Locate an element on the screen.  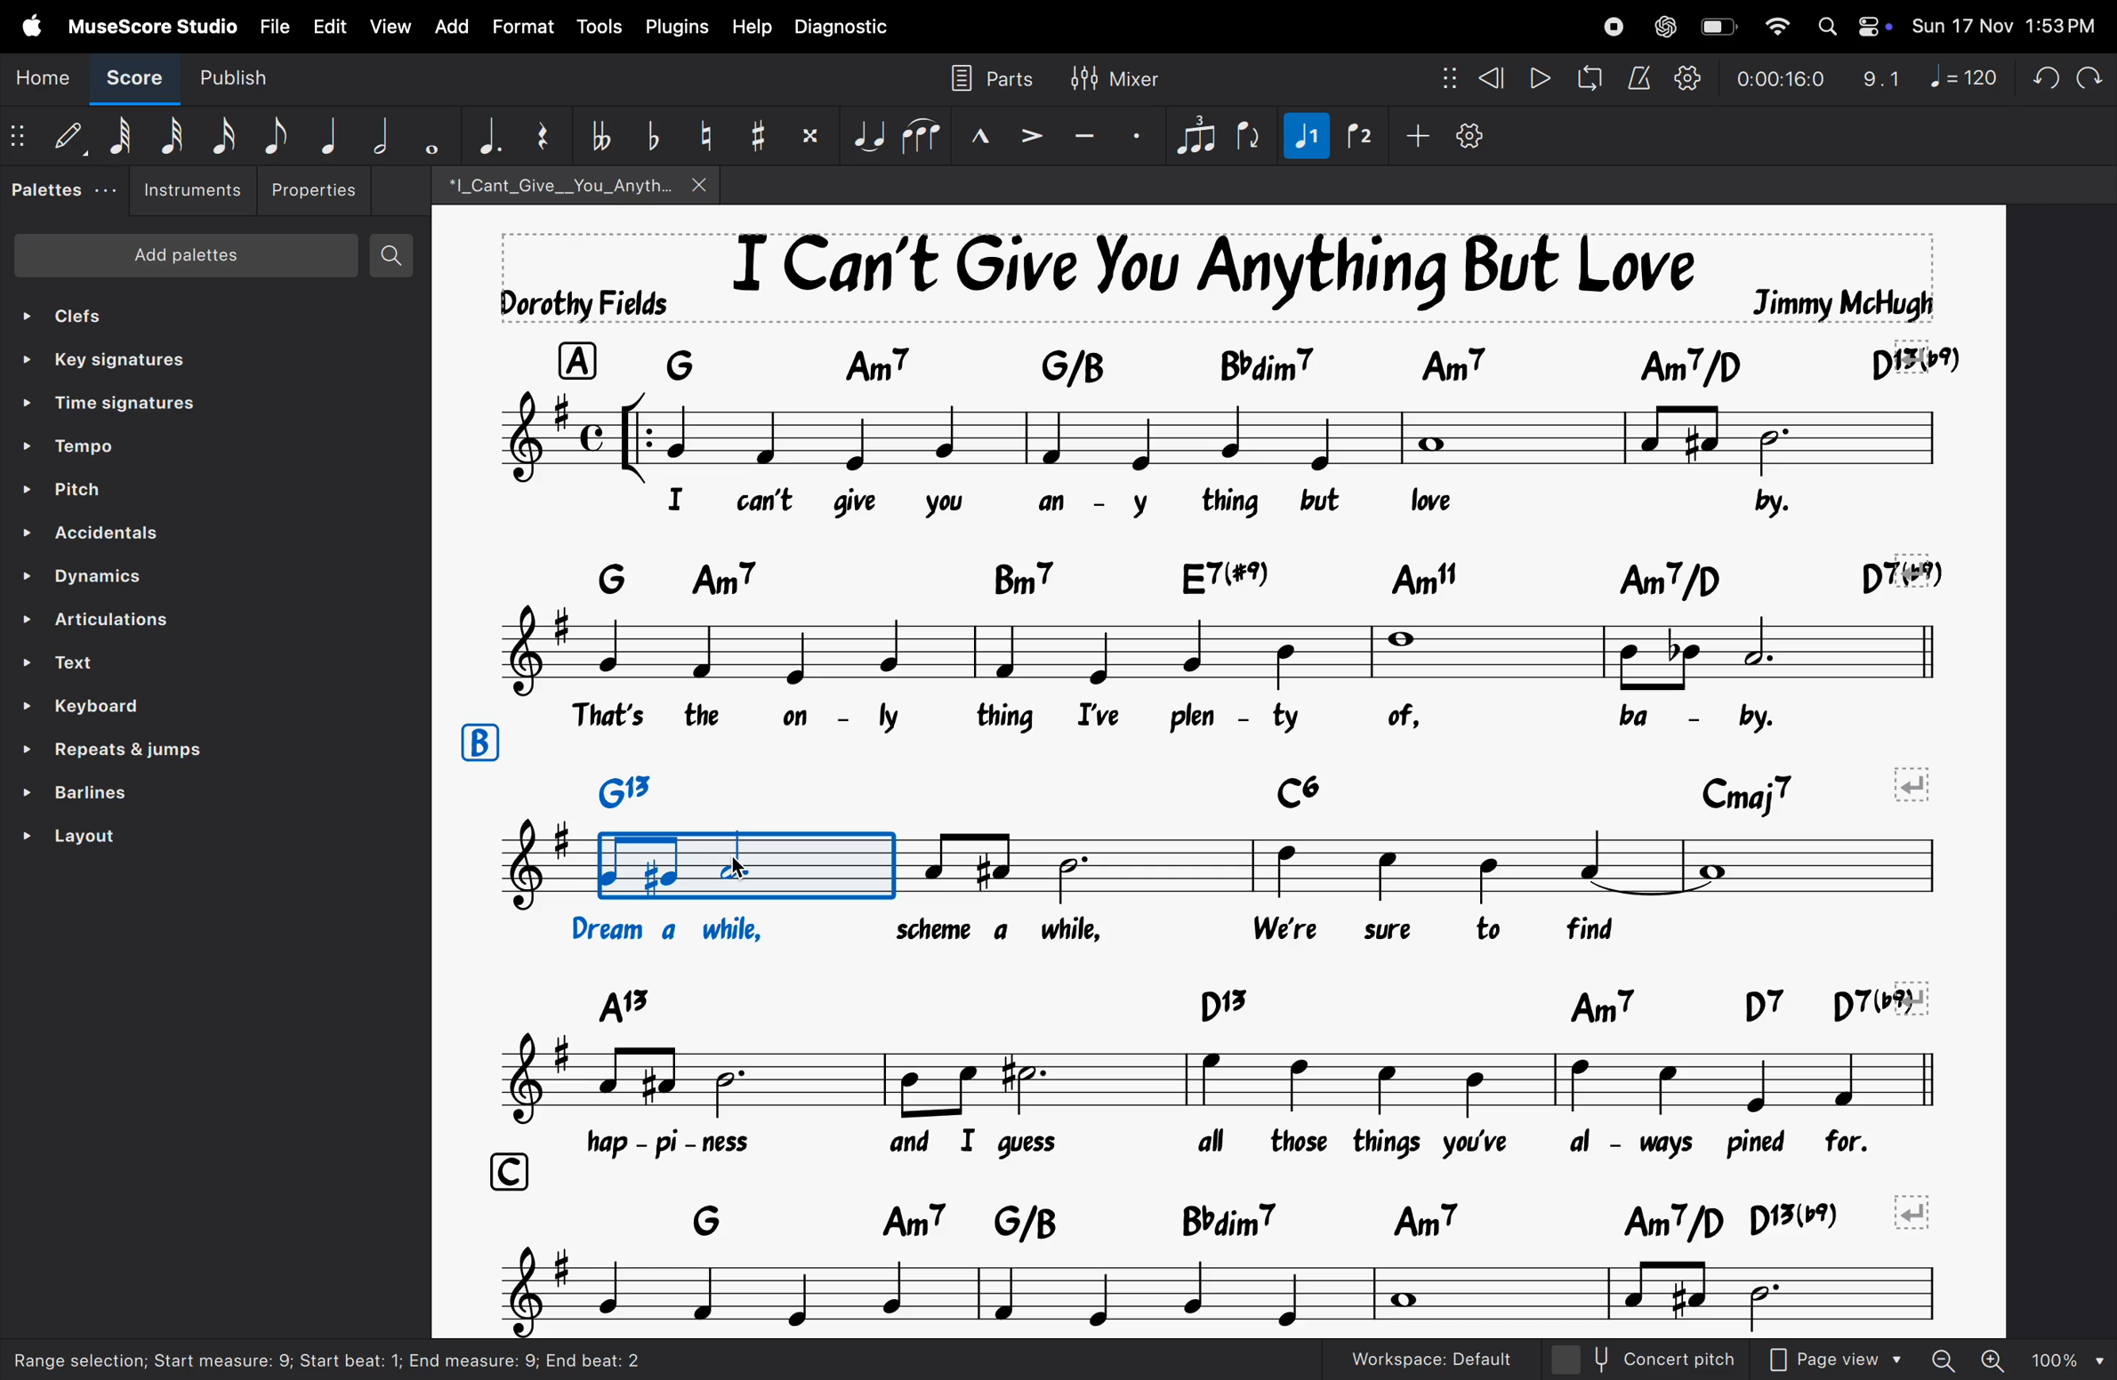
tie is located at coordinates (867, 135).